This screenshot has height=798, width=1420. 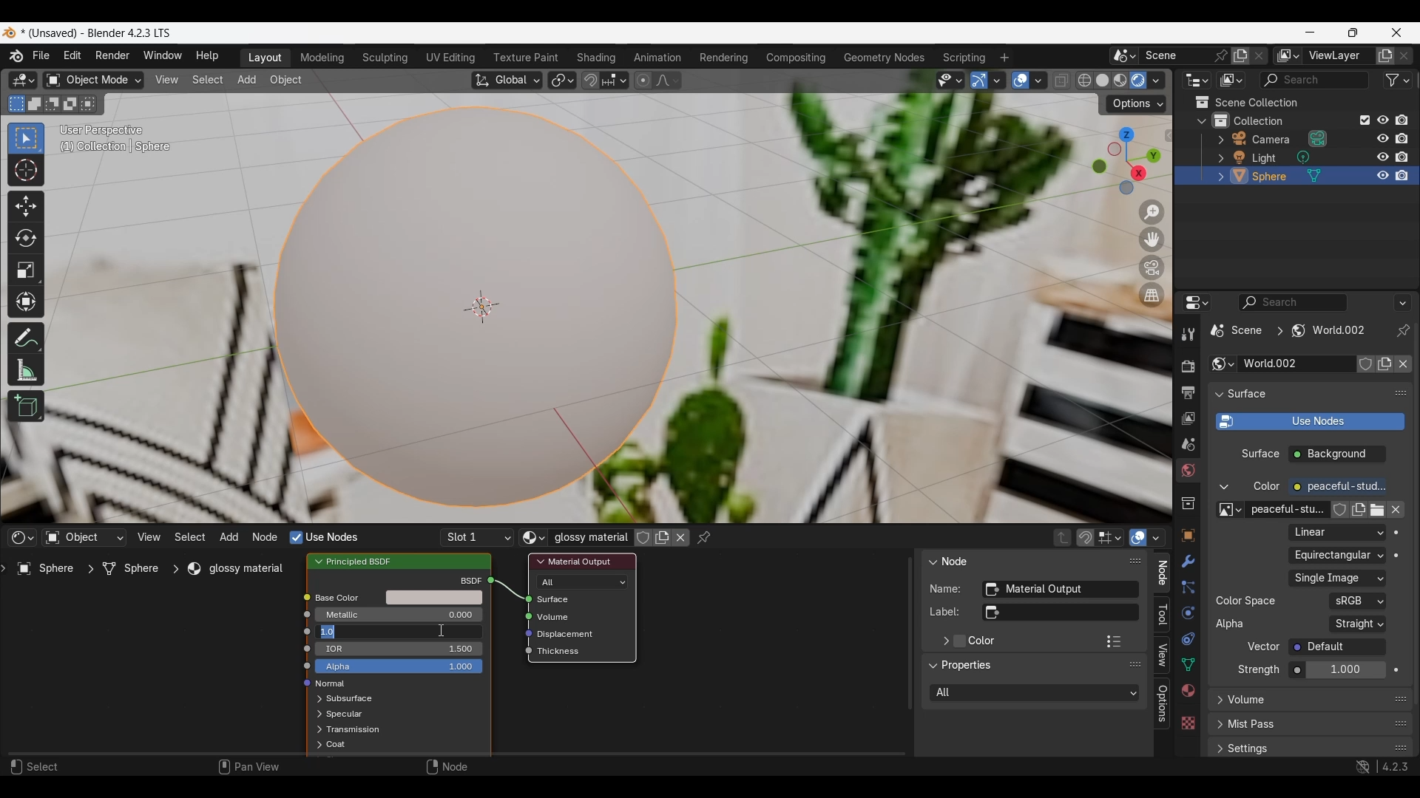 What do you see at coordinates (162, 56) in the screenshot?
I see `Window` at bounding box center [162, 56].